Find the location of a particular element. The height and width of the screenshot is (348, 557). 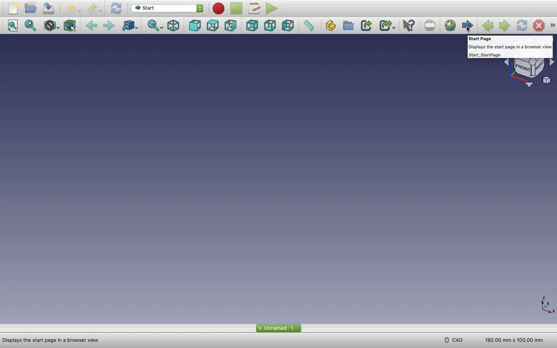

Dimension is located at coordinates (515, 339).